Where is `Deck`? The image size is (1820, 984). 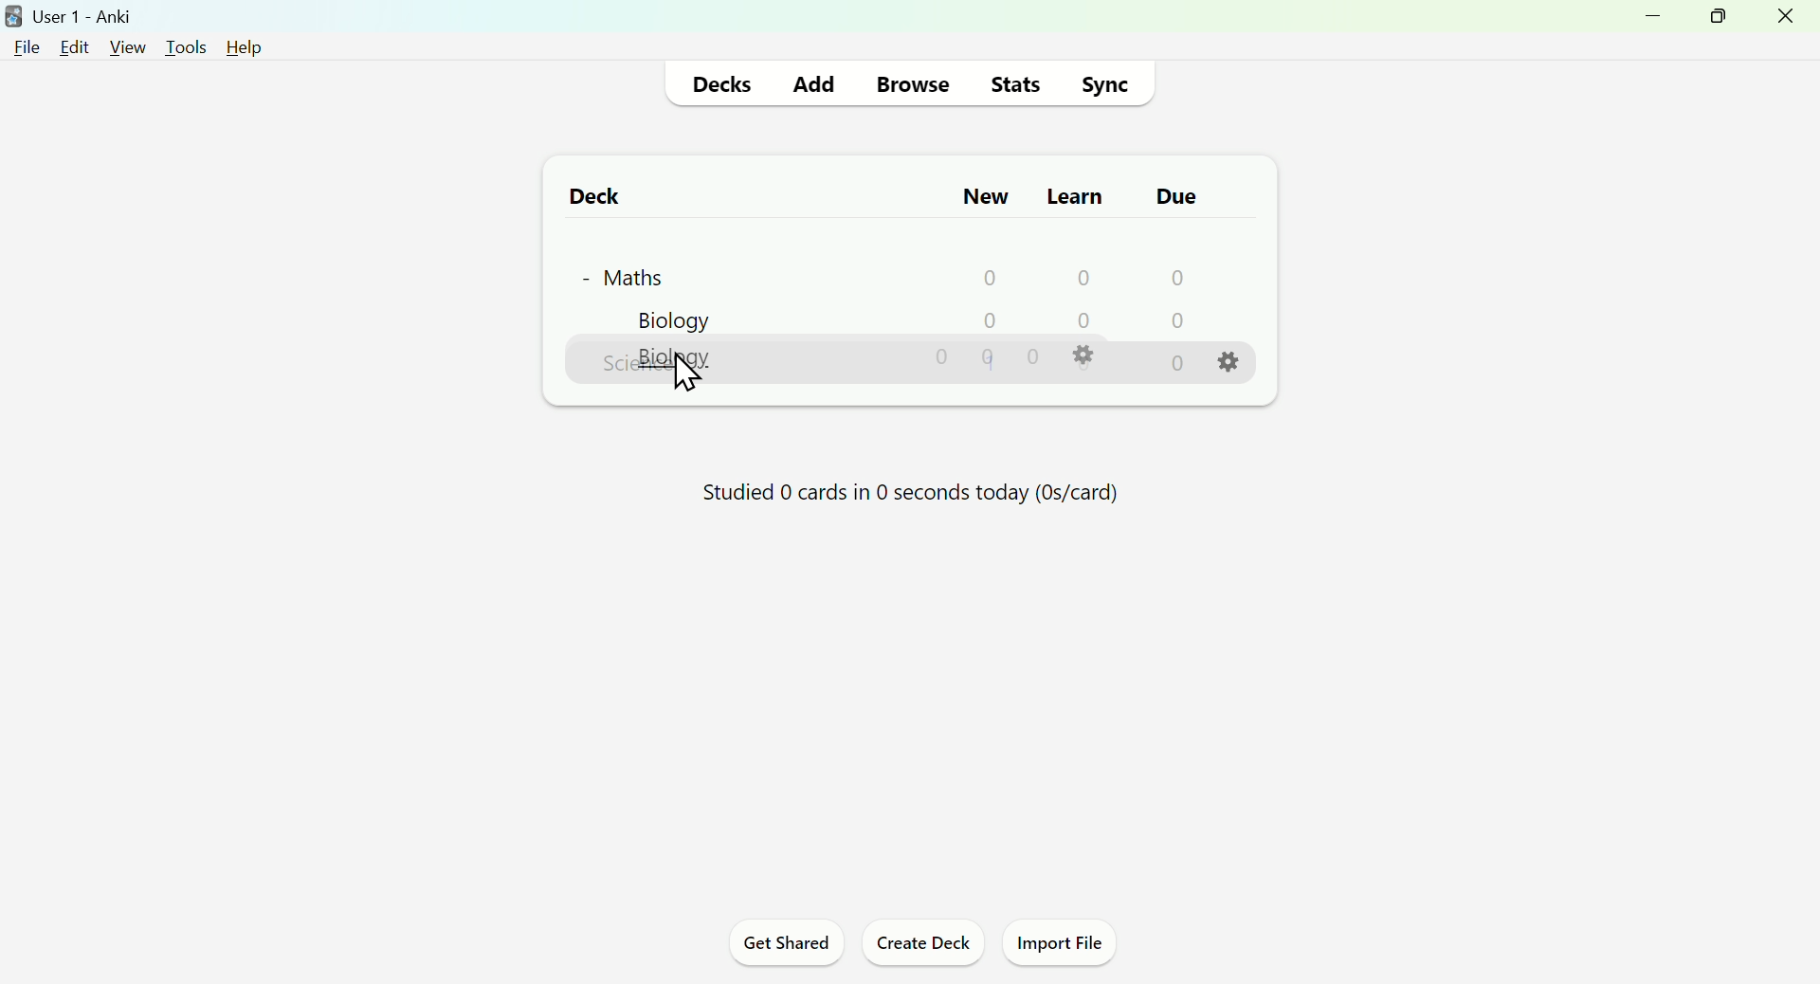
Deck is located at coordinates (593, 199).